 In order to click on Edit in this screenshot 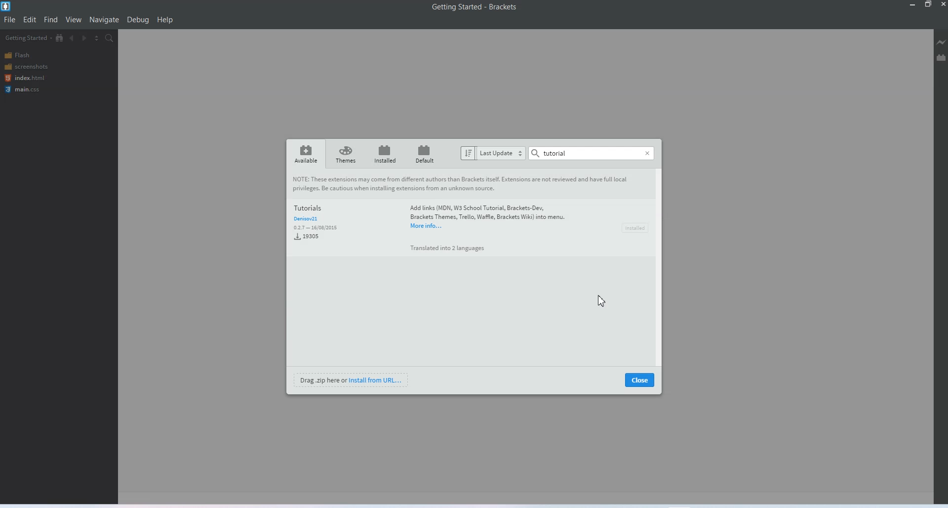, I will do `click(30, 20)`.